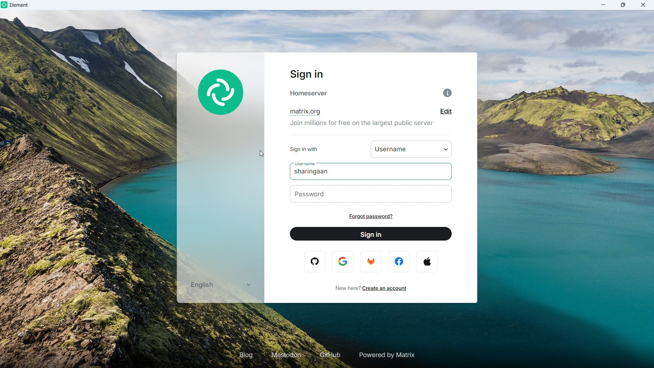  Describe the element at coordinates (314, 172) in the screenshot. I see `Username typed in ` at that location.